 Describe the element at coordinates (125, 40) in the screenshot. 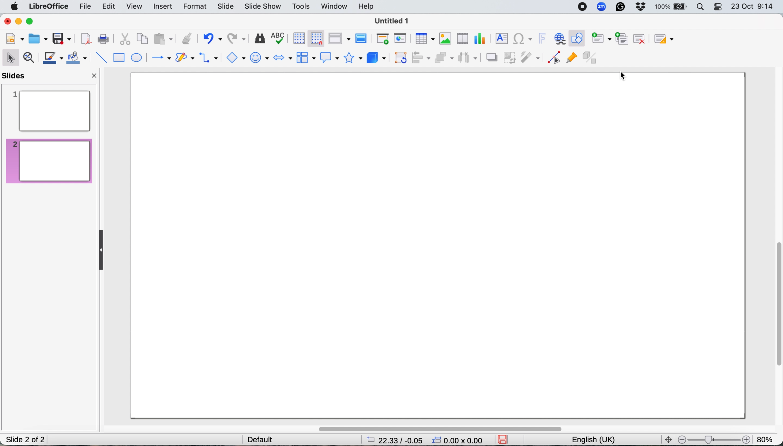

I see `cut` at that location.